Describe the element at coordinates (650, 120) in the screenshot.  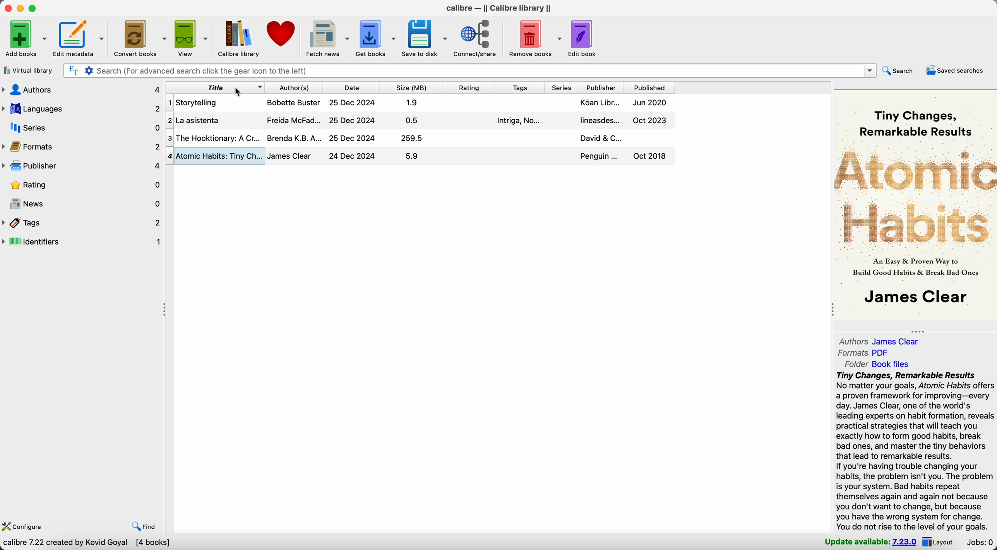
I see `oct 2023` at that location.